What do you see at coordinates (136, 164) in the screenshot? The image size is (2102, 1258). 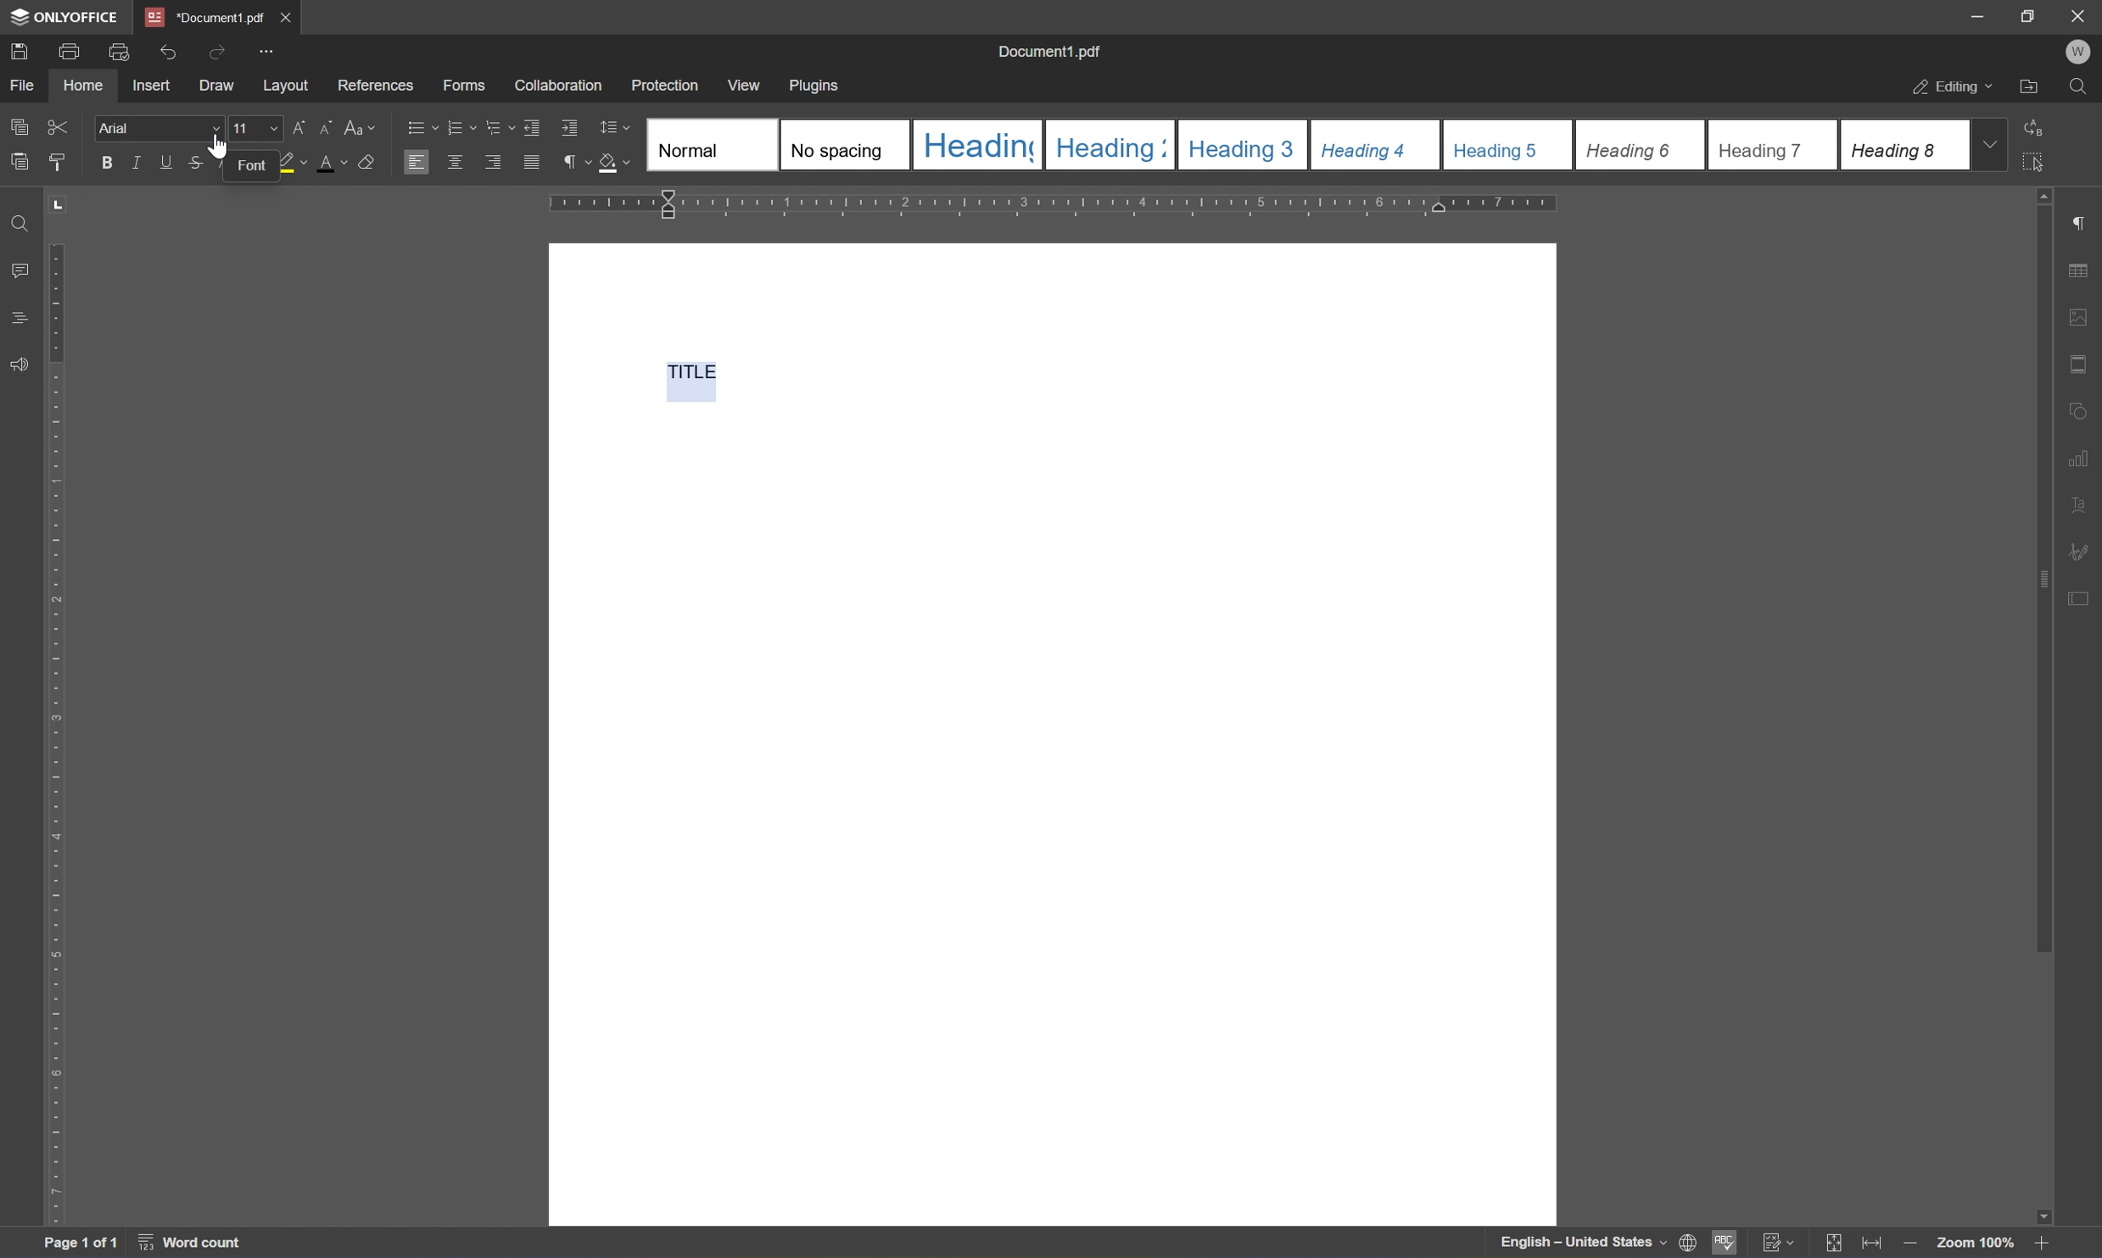 I see `italic` at bounding box center [136, 164].